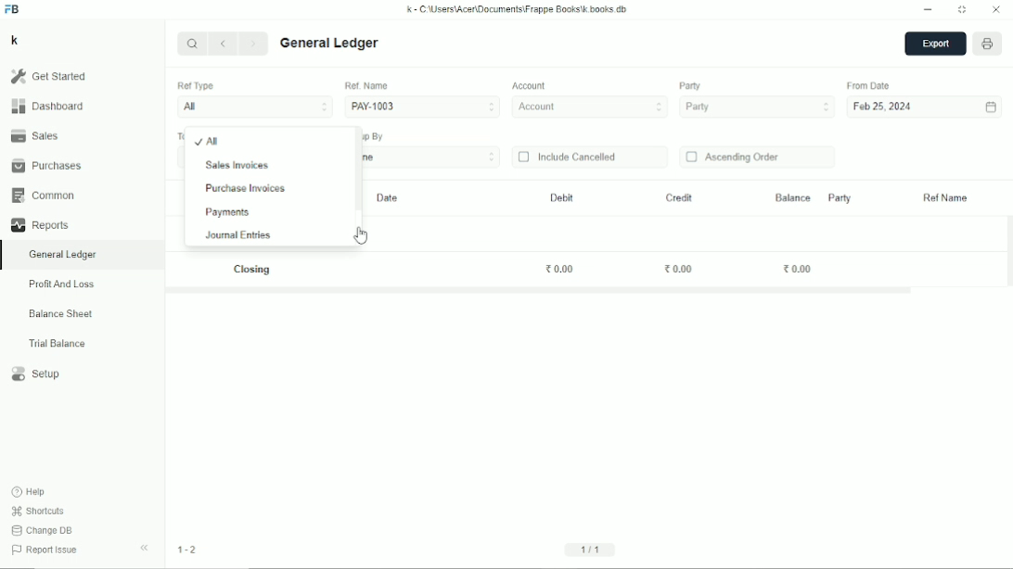 This screenshot has width=1013, height=569. Describe the element at coordinates (988, 44) in the screenshot. I see `Open report print view` at that location.